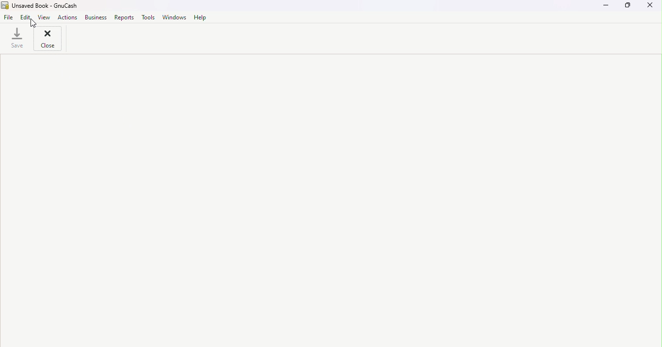  I want to click on Report, so click(125, 17).